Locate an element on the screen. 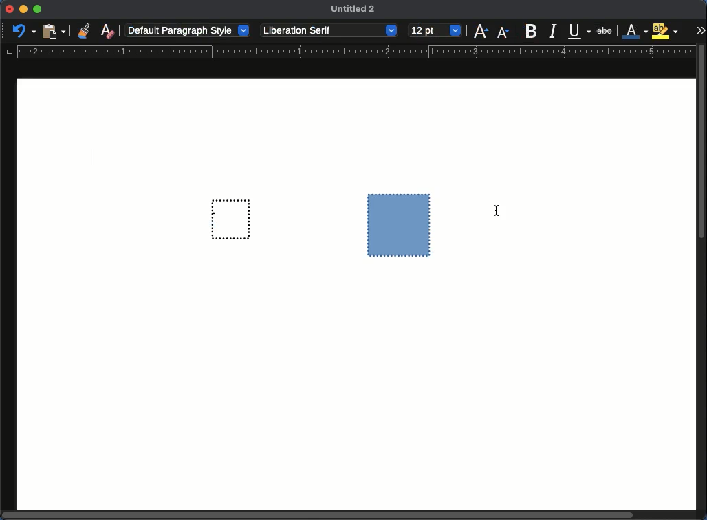 The height and width of the screenshot is (520, 707). maximize is located at coordinates (38, 9).